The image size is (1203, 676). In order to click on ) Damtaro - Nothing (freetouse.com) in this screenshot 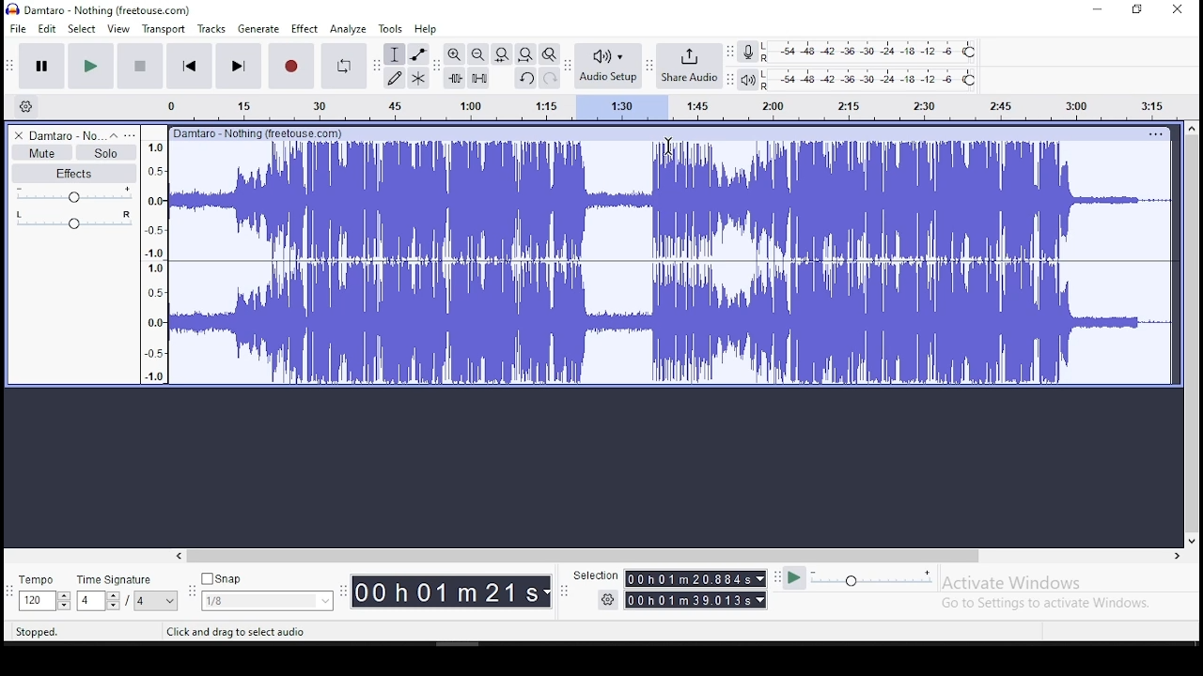, I will do `click(101, 9)`.